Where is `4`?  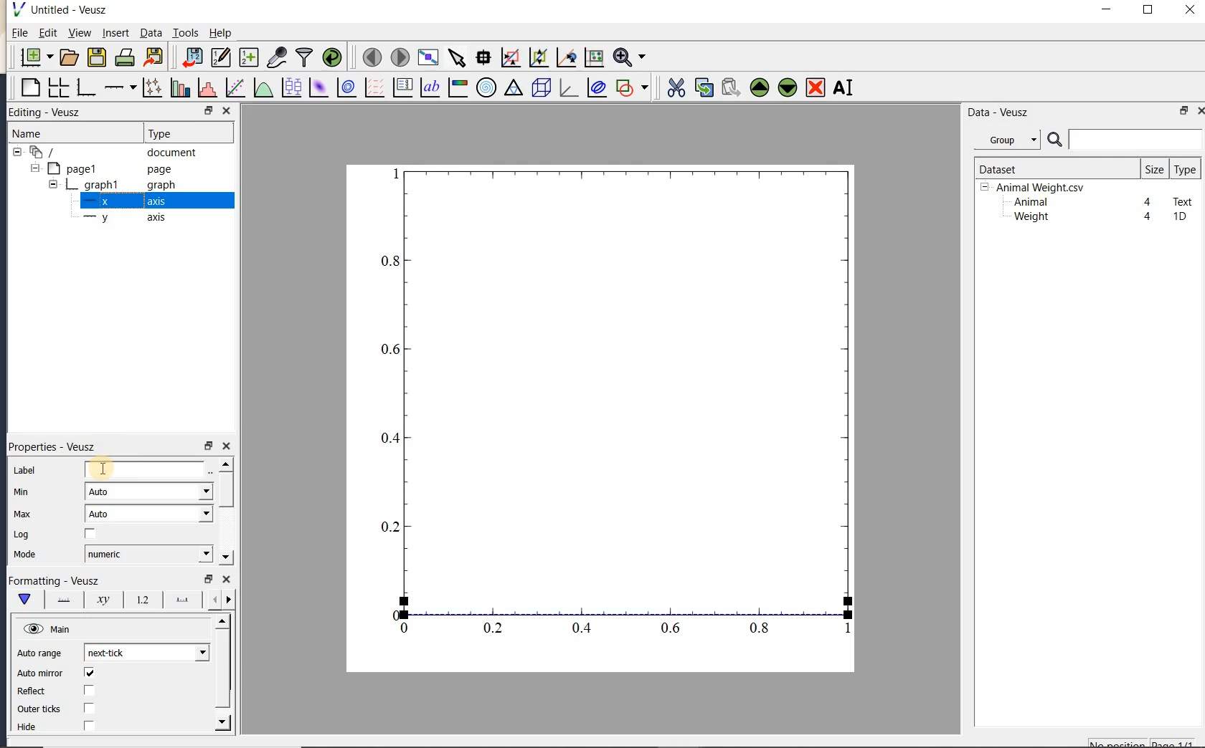 4 is located at coordinates (1148, 203).